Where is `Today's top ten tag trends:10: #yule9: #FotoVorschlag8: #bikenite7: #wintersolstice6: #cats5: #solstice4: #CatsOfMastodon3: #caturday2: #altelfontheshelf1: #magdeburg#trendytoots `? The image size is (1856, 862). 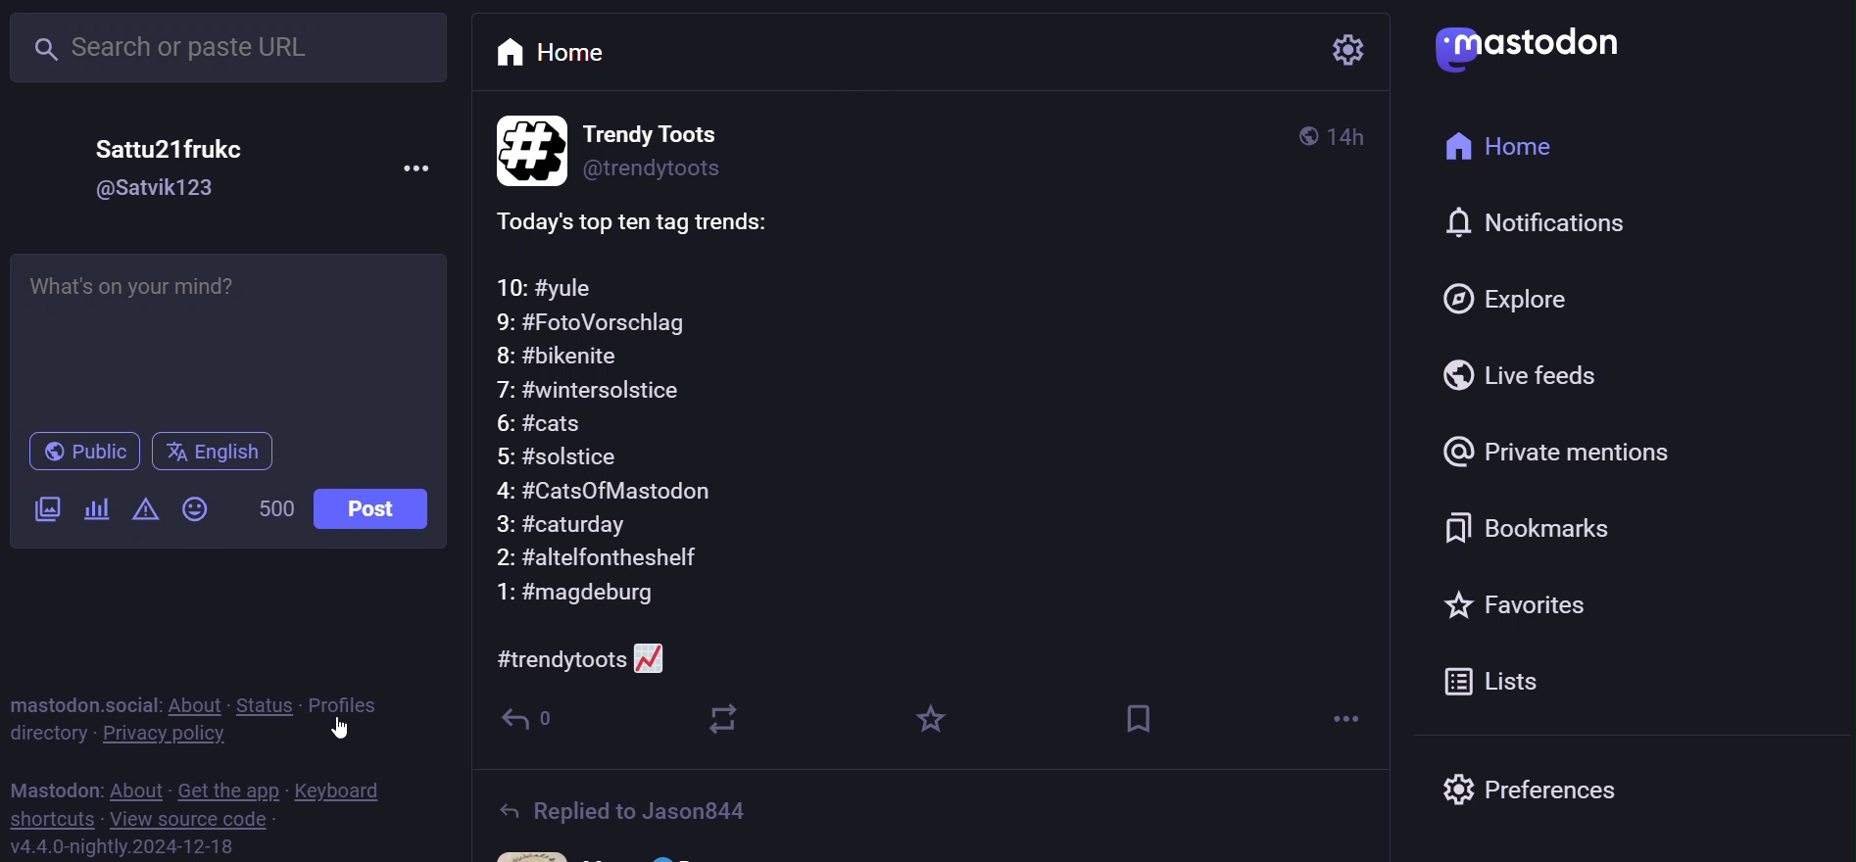
Today's top ten tag trends:10: #yule9: #FotoVorschlag8: #bikenite7: #wintersolstice6: #cats5: #solstice4: #CatsOfMastodon3: #caturday2: #altelfontheshelf1: #magdeburg#trendytoots  is located at coordinates (909, 437).